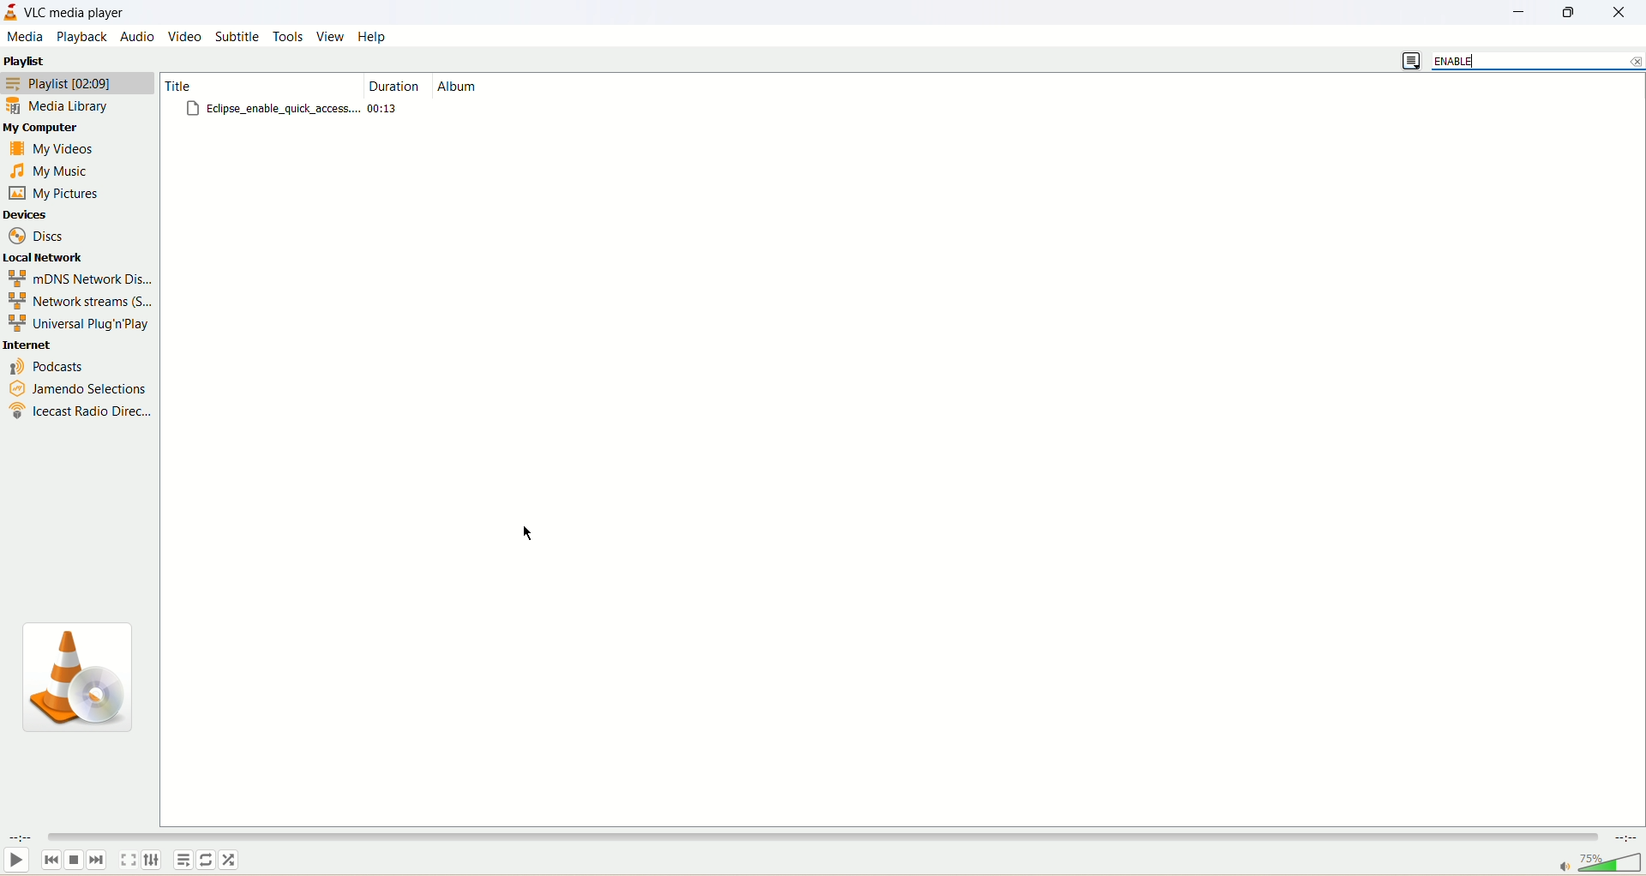 Image resolution: width=1646 pixels, height=876 pixels. I want to click on toggle fullscreen, so click(129, 861).